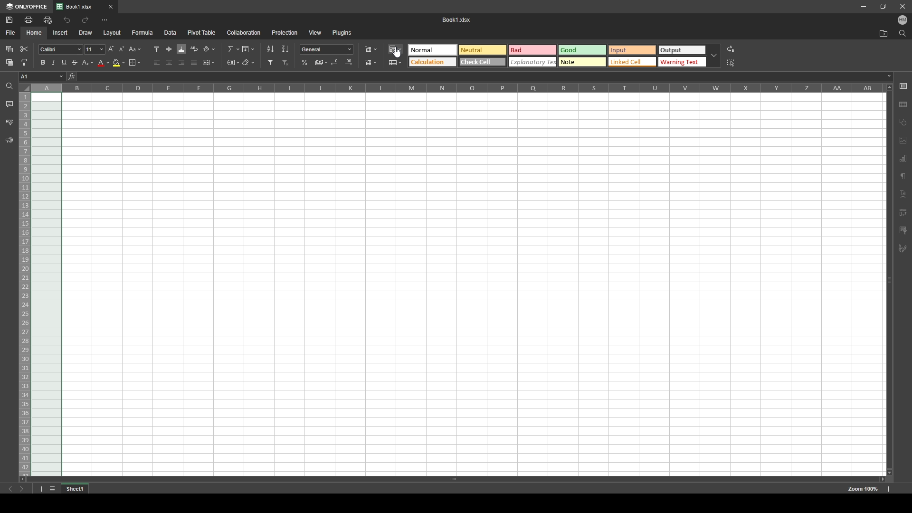 This screenshot has height=513, width=912. What do you see at coordinates (286, 62) in the screenshot?
I see `remove filter` at bounding box center [286, 62].